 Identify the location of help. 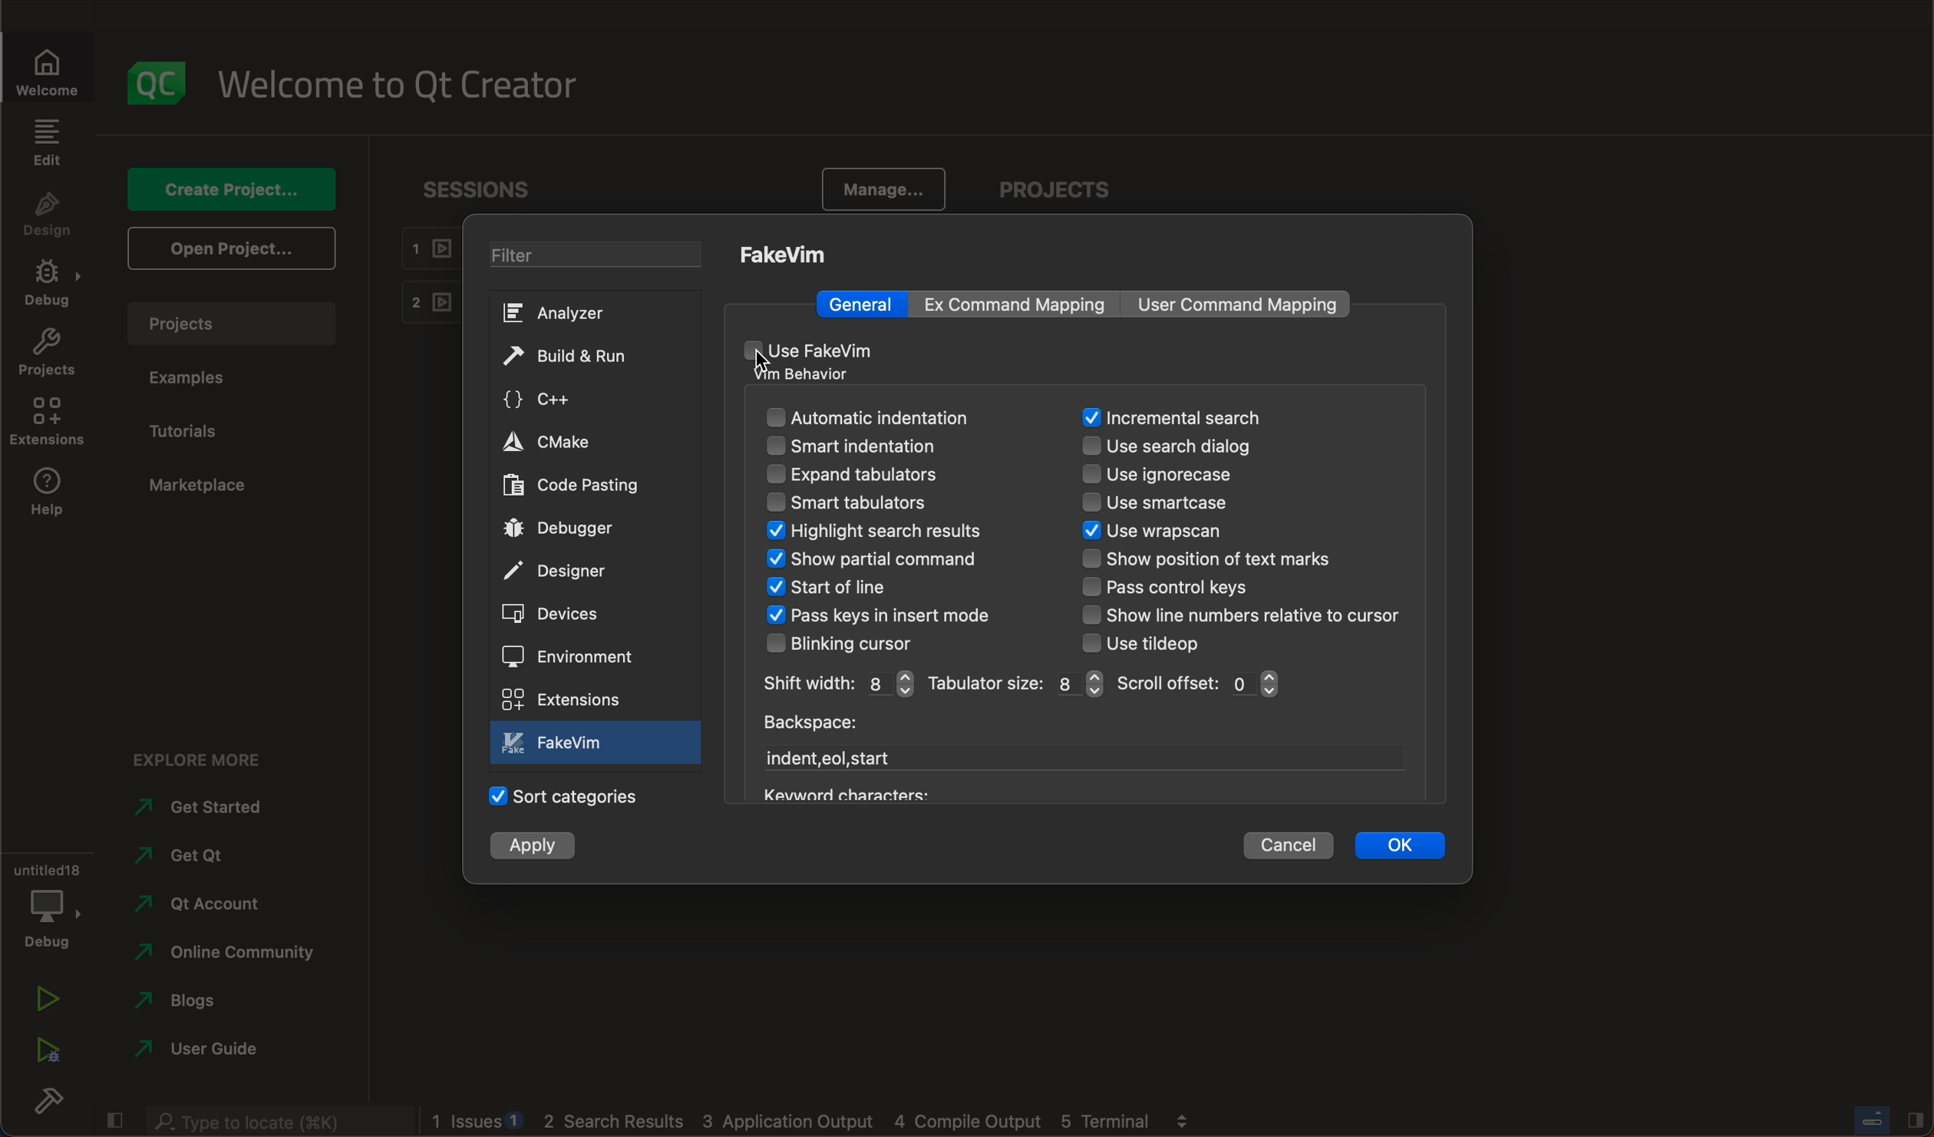
(50, 497).